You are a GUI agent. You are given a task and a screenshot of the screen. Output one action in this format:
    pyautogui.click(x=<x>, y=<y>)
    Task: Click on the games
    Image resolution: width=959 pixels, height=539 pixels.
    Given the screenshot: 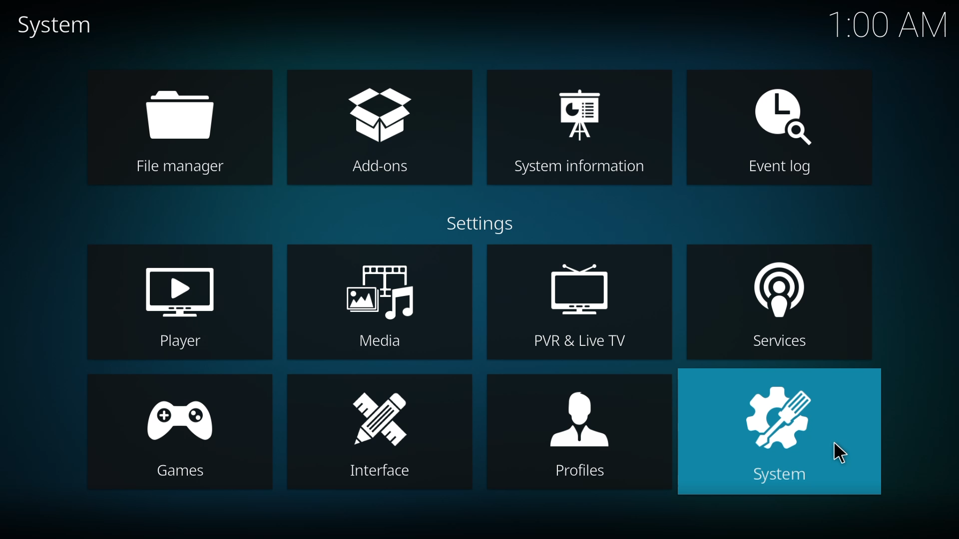 What is the action you would take?
    pyautogui.click(x=186, y=435)
    